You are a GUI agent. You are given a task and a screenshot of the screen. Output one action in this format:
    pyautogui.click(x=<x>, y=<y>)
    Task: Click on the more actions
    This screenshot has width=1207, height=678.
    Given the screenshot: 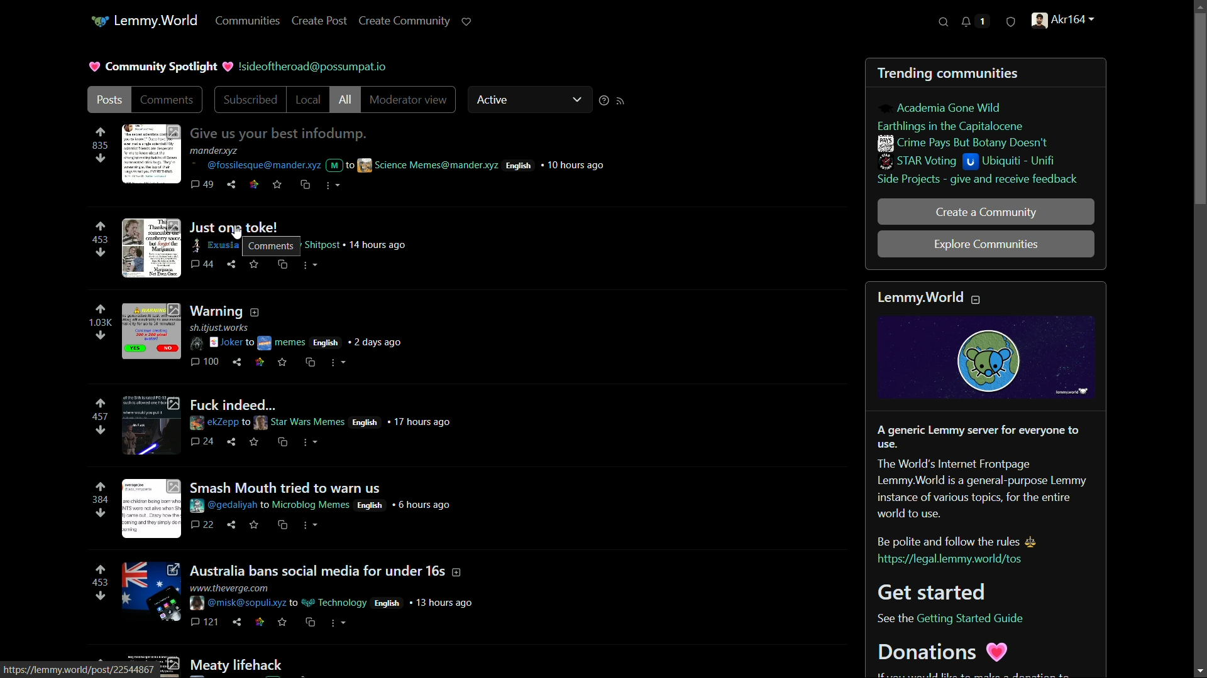 What is the action you would take?
    pyautogui.click(x=309, y=444)
    